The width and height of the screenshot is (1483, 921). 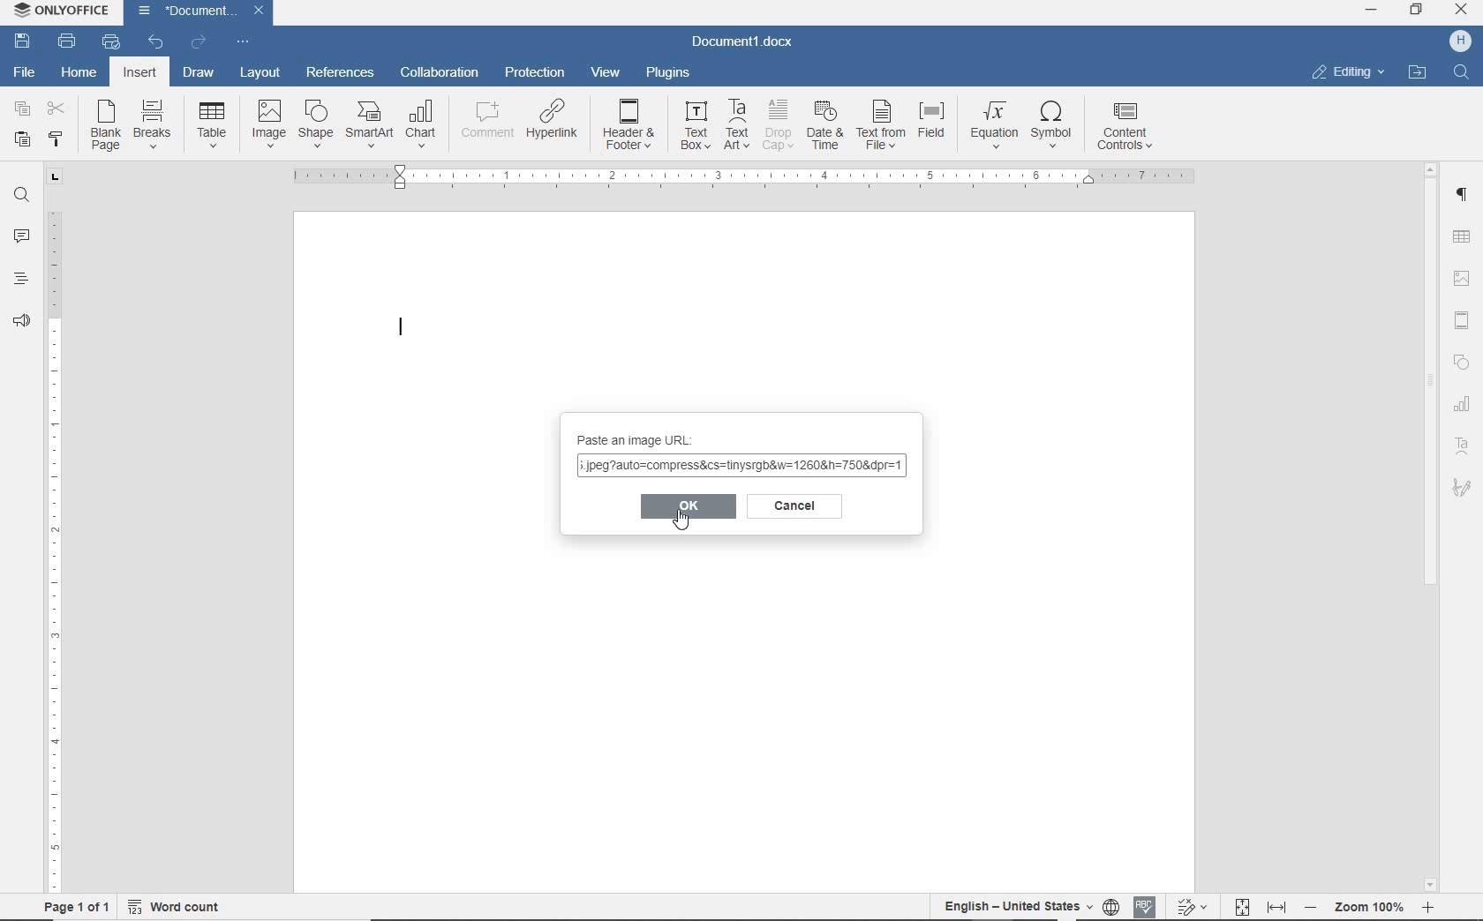 I want to click on open file location, so click(x=1420, y=74).